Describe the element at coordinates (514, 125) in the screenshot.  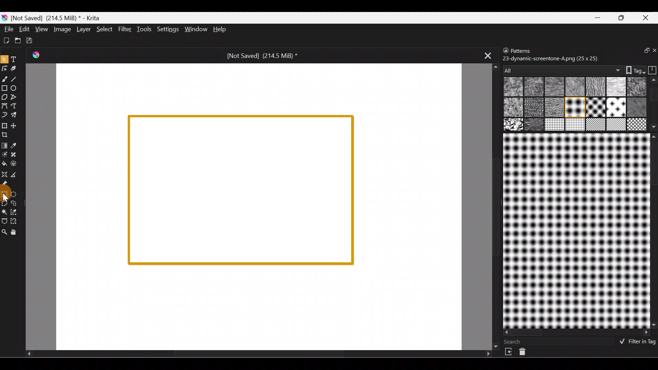
I see `14 Texture_rock.png` at that location.